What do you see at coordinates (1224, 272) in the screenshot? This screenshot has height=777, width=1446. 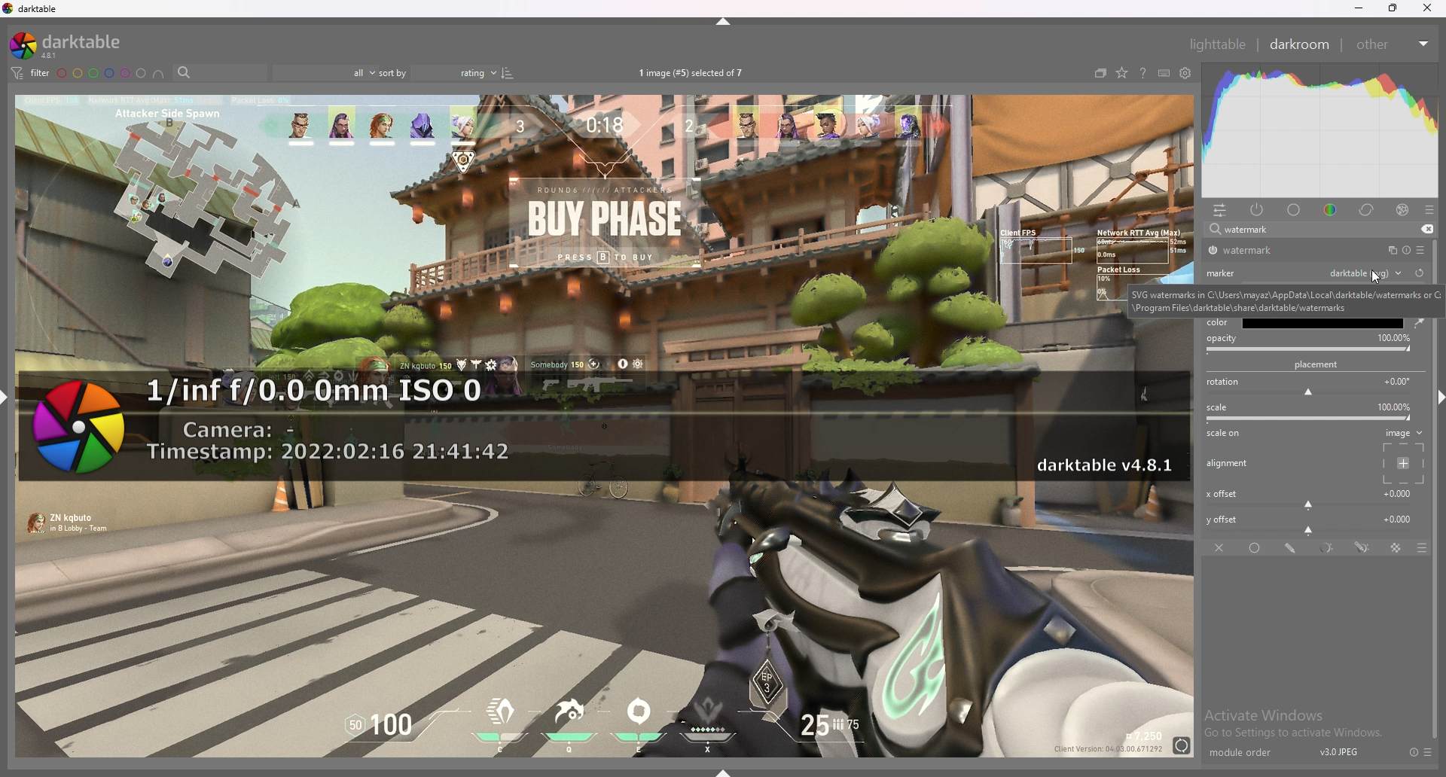 I see `marker` at bounding box center [1224, 272].